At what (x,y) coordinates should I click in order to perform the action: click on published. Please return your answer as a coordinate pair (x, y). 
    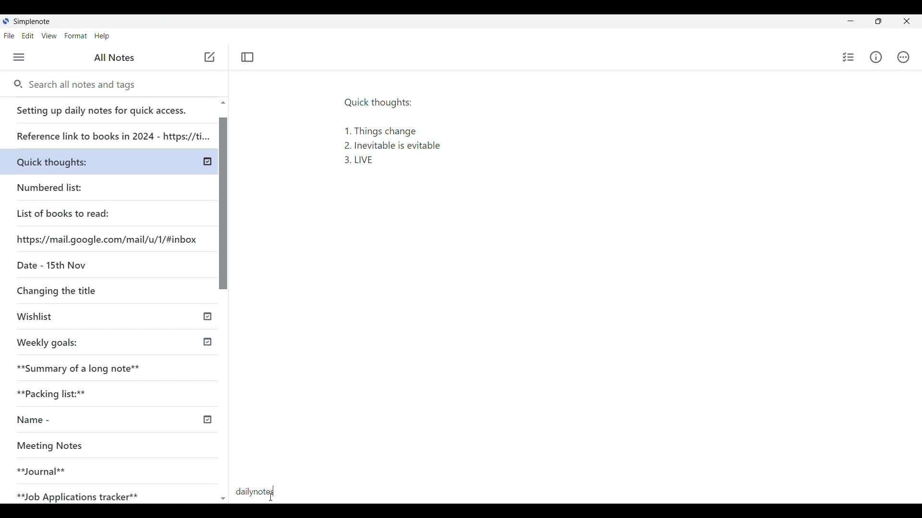
    Looking at the image, I should click on (208, 162).